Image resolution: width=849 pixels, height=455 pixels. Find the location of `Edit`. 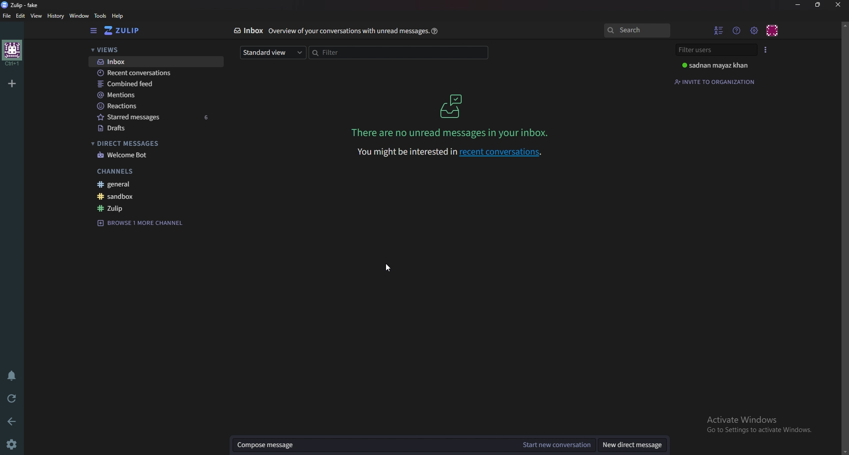

Edit is located at coordinates (21, 16).